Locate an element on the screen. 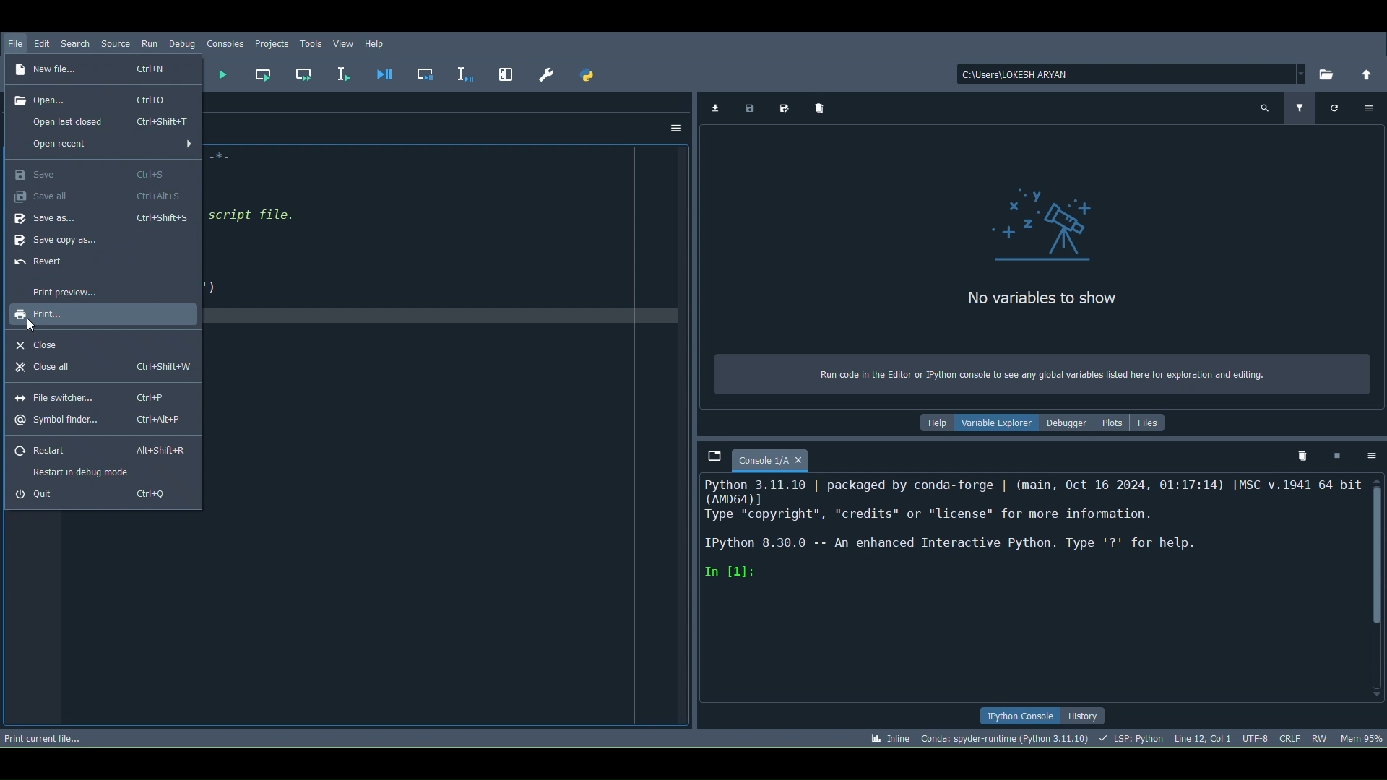 This screenshot has height=780, width=1387. Change to parent directory is located at coordinates (1365, 77).